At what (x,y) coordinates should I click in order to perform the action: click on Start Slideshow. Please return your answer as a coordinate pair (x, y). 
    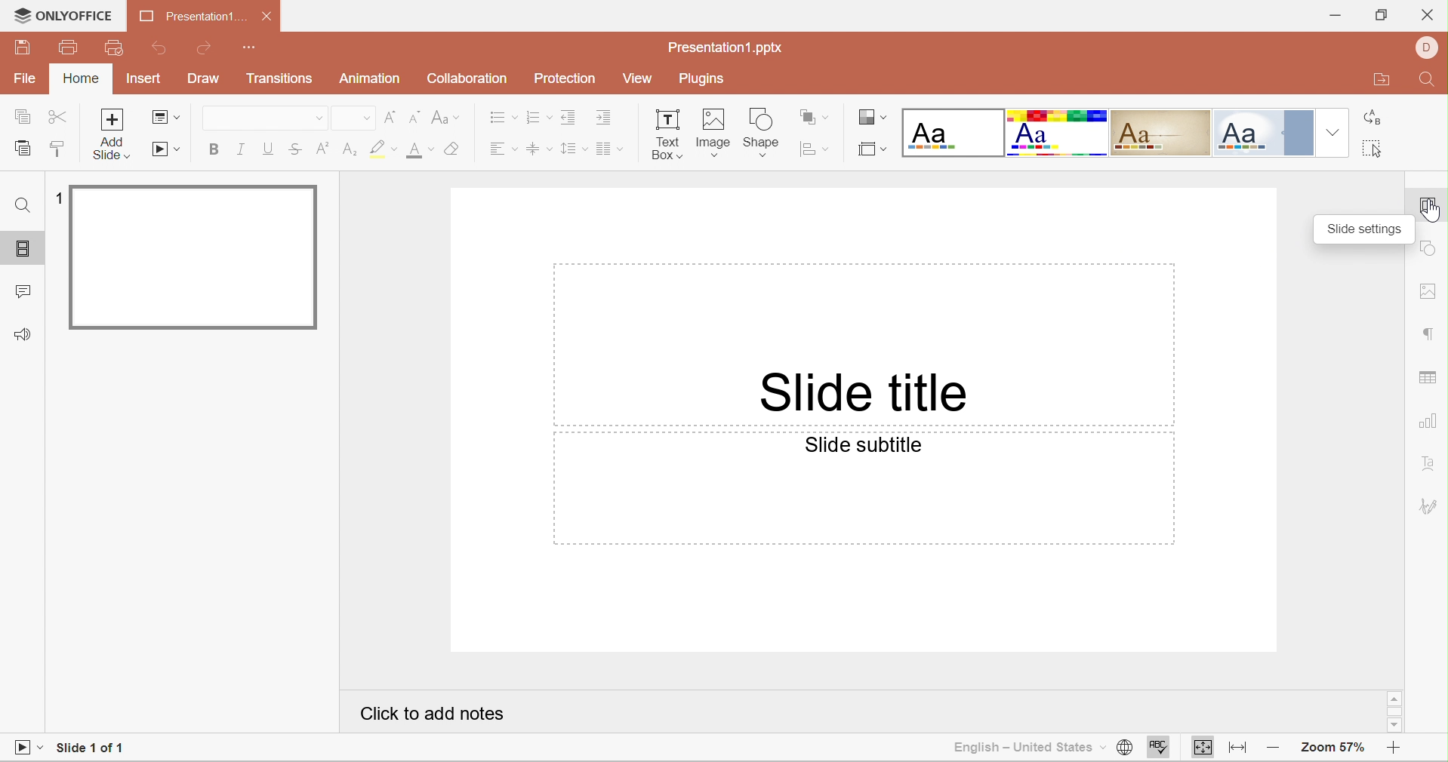
    Looking at the image, I should click on (28, 746).